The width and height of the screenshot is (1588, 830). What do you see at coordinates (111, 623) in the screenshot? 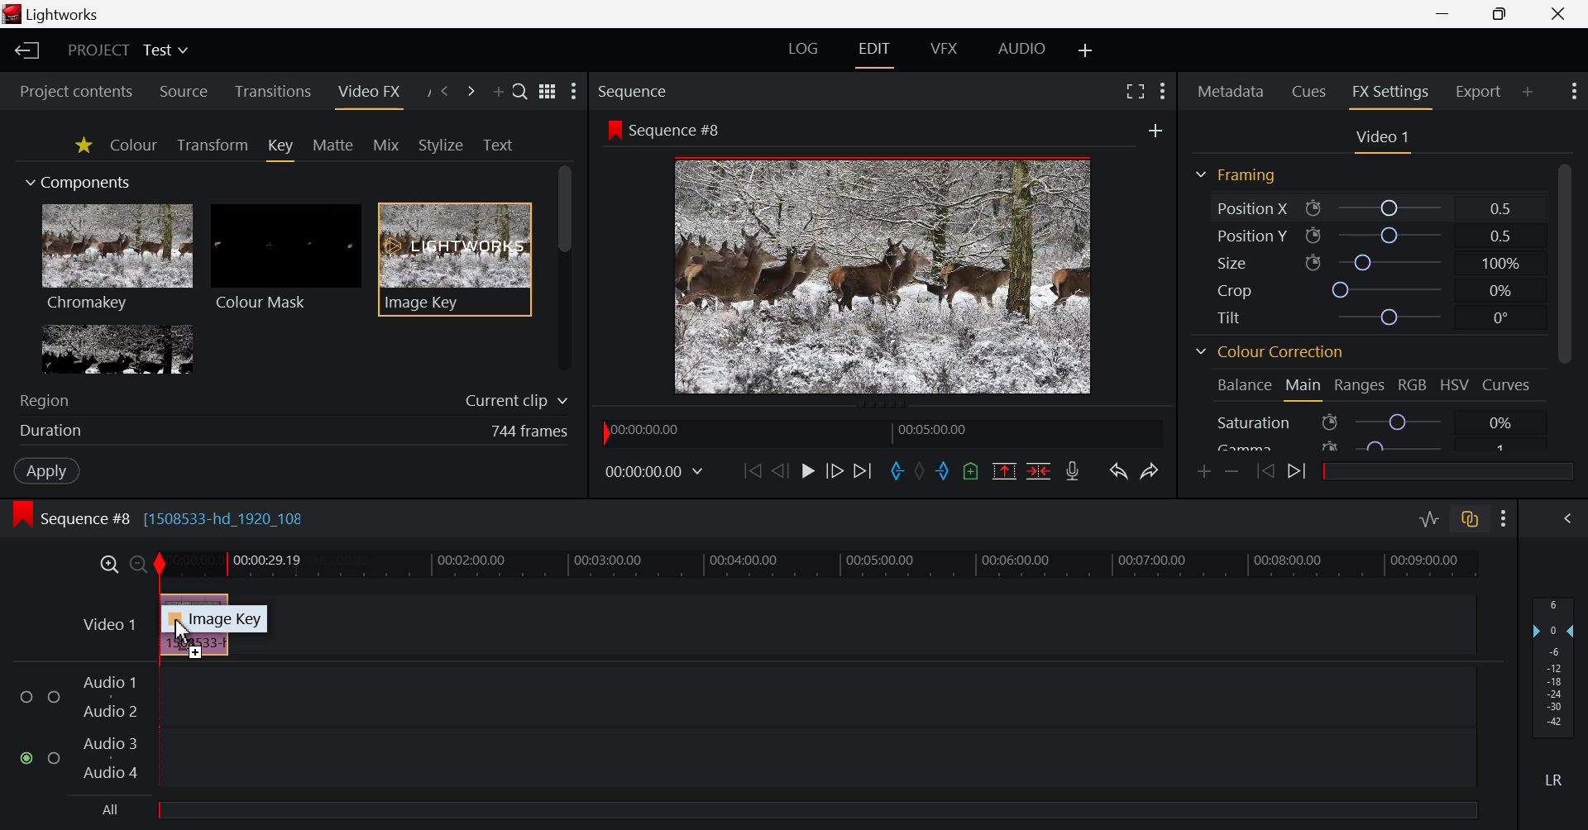
I see `Video 1` at bounding box center [111, 623].